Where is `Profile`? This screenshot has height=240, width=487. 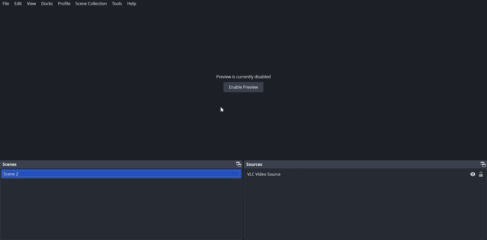
Profile is located at coordinates (64, 4).